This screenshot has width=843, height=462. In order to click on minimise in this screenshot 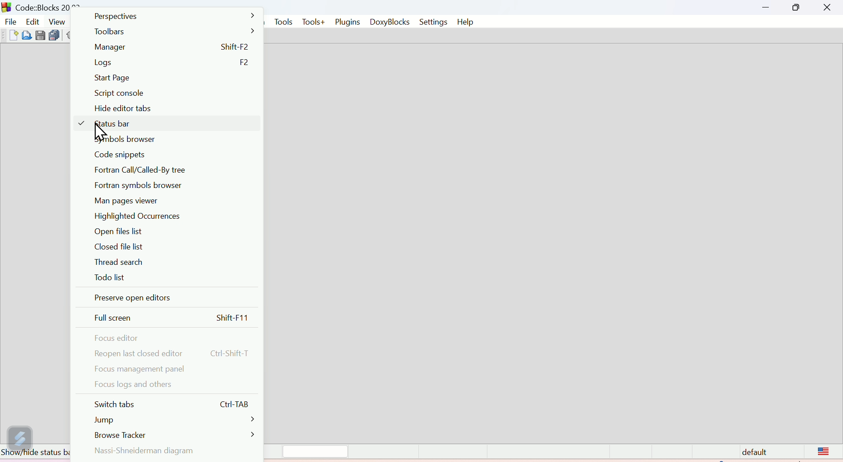, I will do `click(767, 7)`.